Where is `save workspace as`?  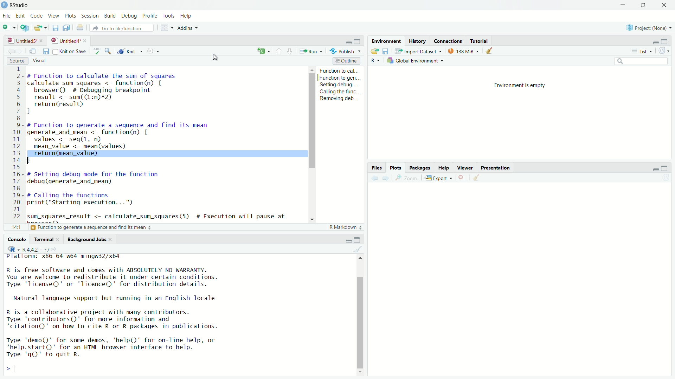 save workspace as is located at coordinates (387, 52).